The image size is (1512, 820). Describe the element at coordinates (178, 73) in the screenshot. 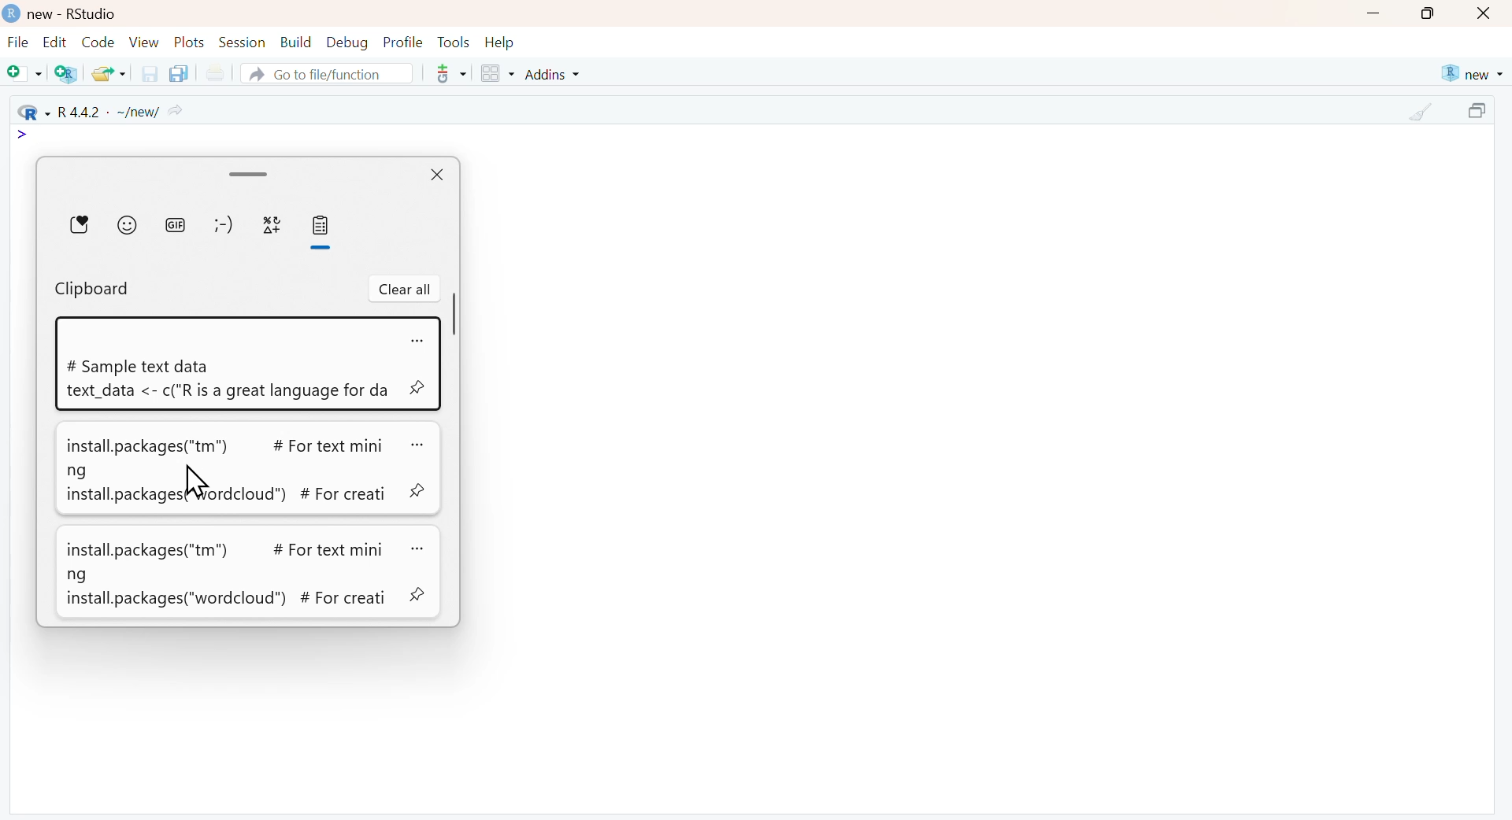

I see `Save all the open documents` at that location.